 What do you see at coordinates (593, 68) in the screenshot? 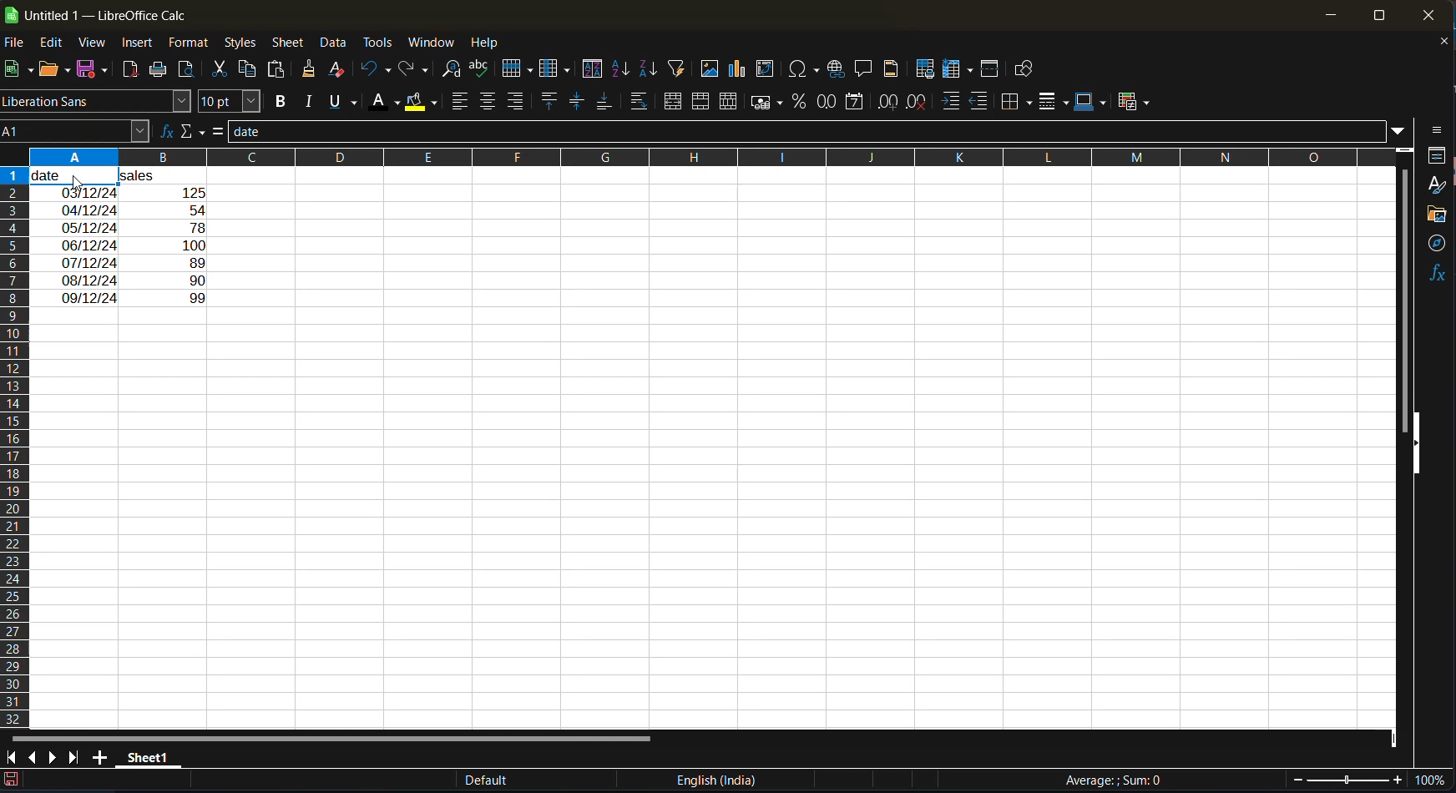
I see `sort` at bounding box center [593, 68].